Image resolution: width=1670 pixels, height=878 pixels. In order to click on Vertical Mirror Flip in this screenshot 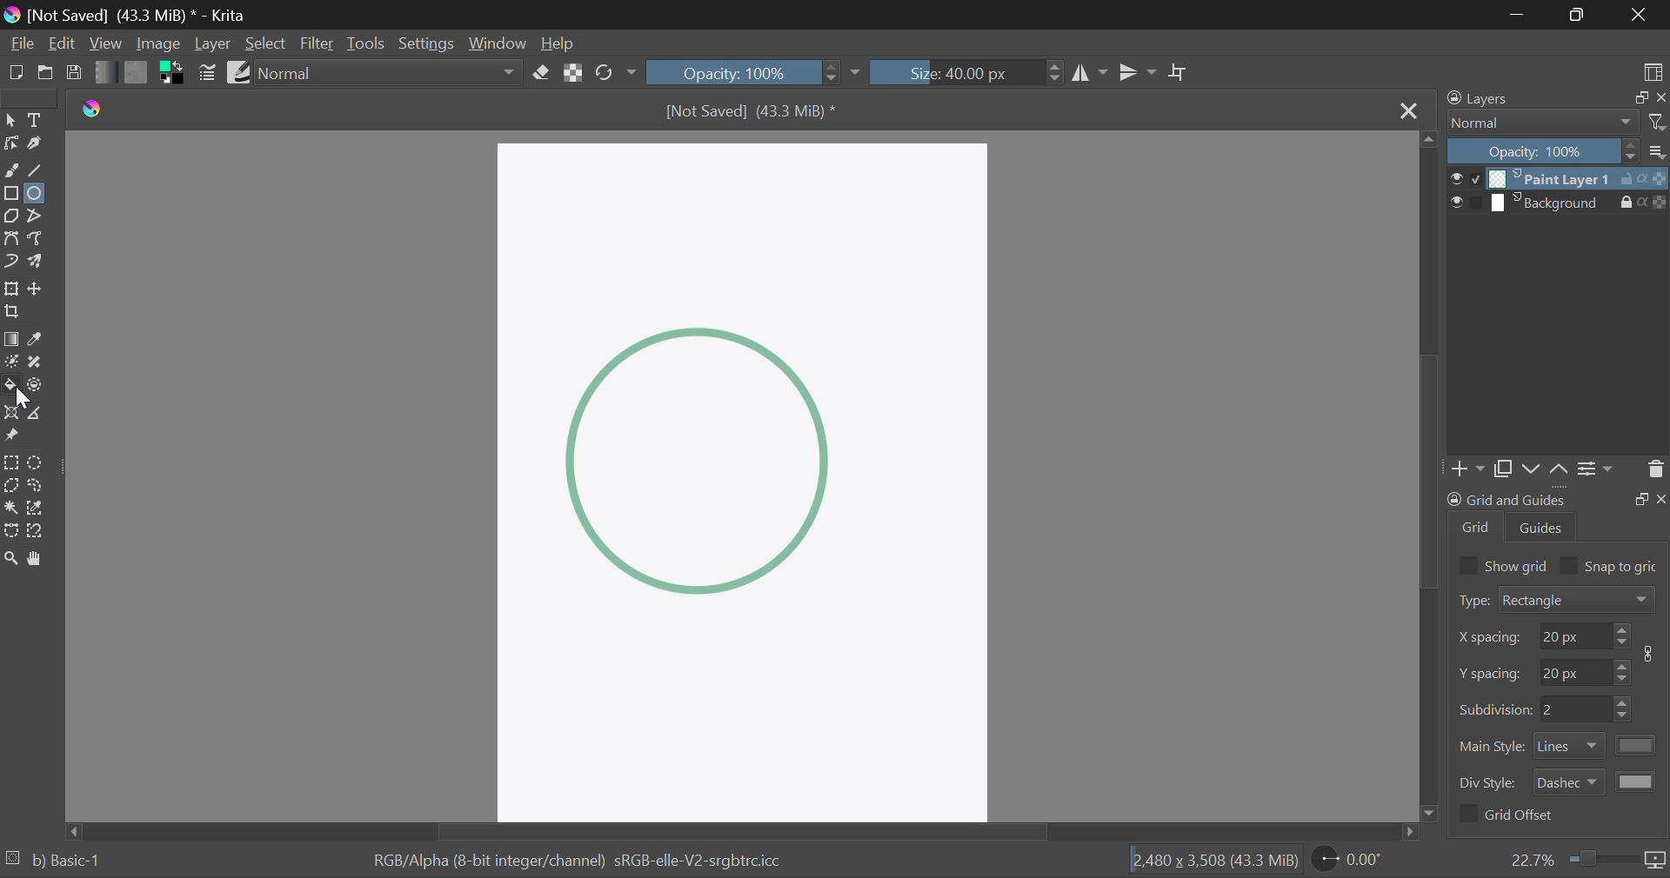, I will do `click(1091, 73)`.